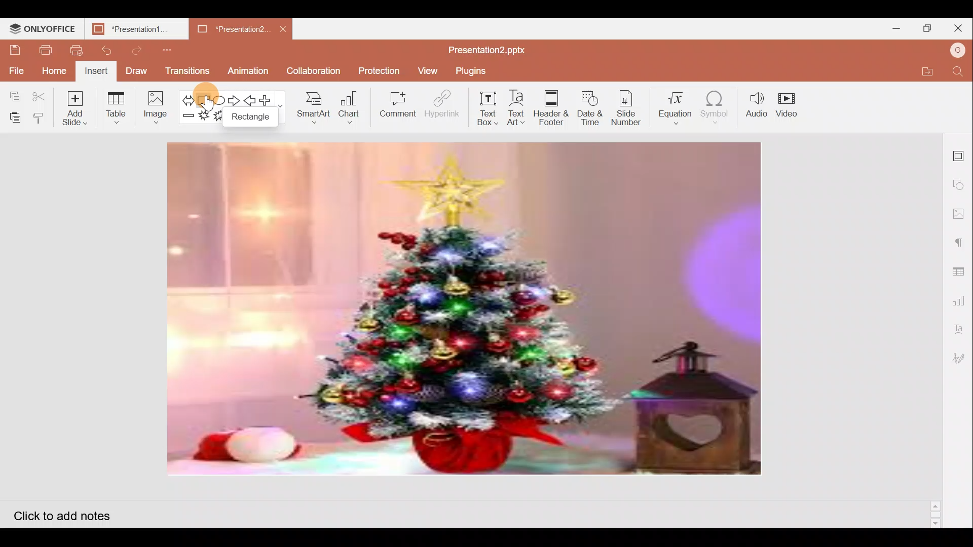 The width and height of the screenshot is (973, 547). What do you see at coordinates (551, 109) in the screenshot?
I see `Header & footer` at bounding box center [551, 109].